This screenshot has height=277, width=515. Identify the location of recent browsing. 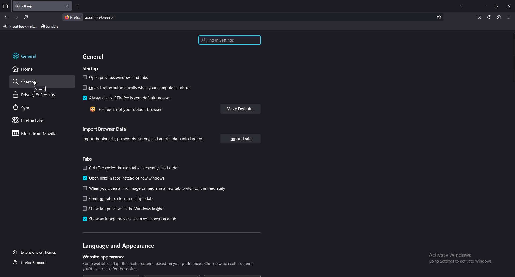
(5, 6).